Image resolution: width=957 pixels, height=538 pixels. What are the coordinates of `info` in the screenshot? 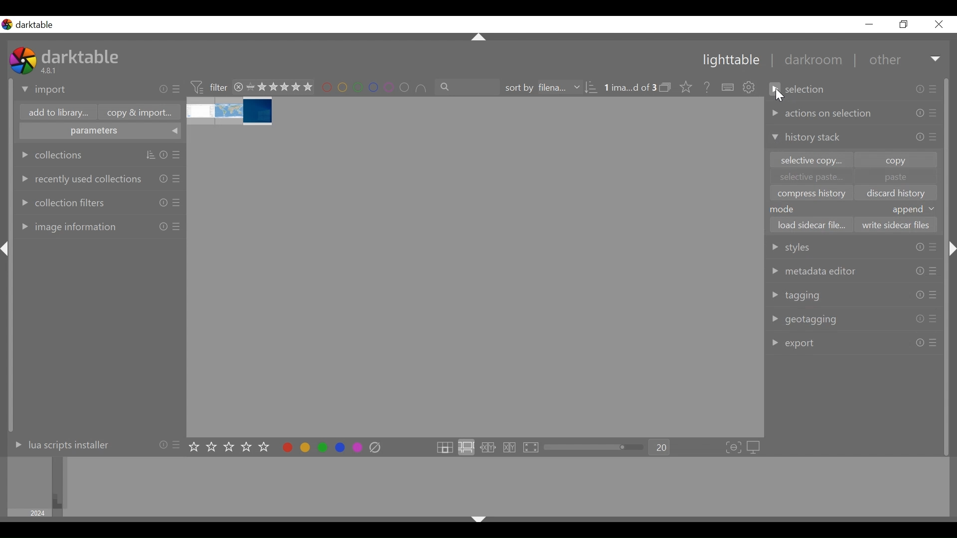 It's located at (920, 343).